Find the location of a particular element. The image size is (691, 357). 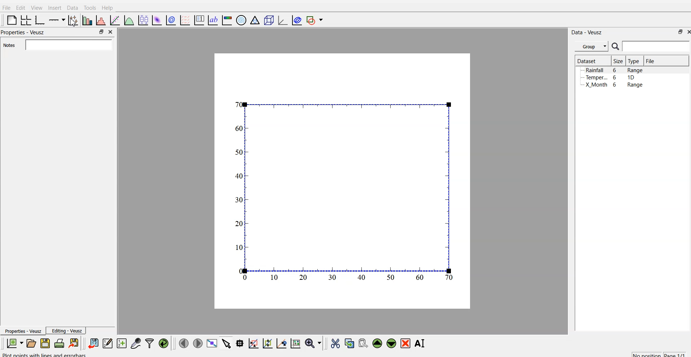

copy the widget is located at coordinates (349, 342).